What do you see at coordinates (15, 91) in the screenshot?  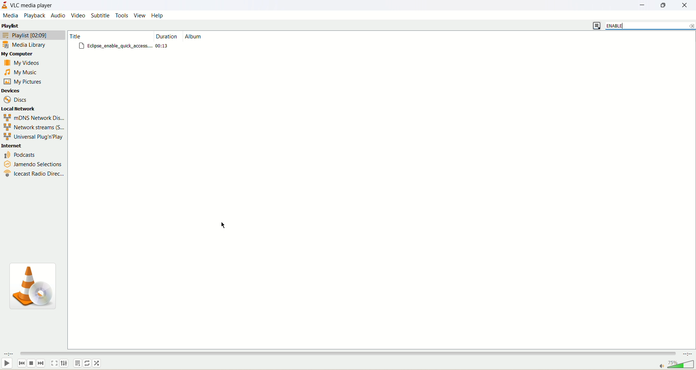 I see `devices` at bounding box center [15, 91].